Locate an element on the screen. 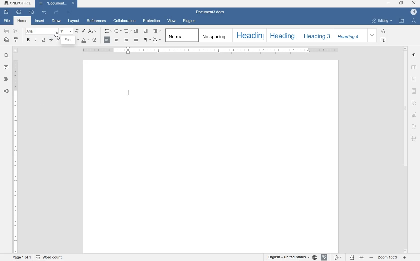 The height and width of the screenshot is (261, 420). FILE is located at coordinates (7, 21).